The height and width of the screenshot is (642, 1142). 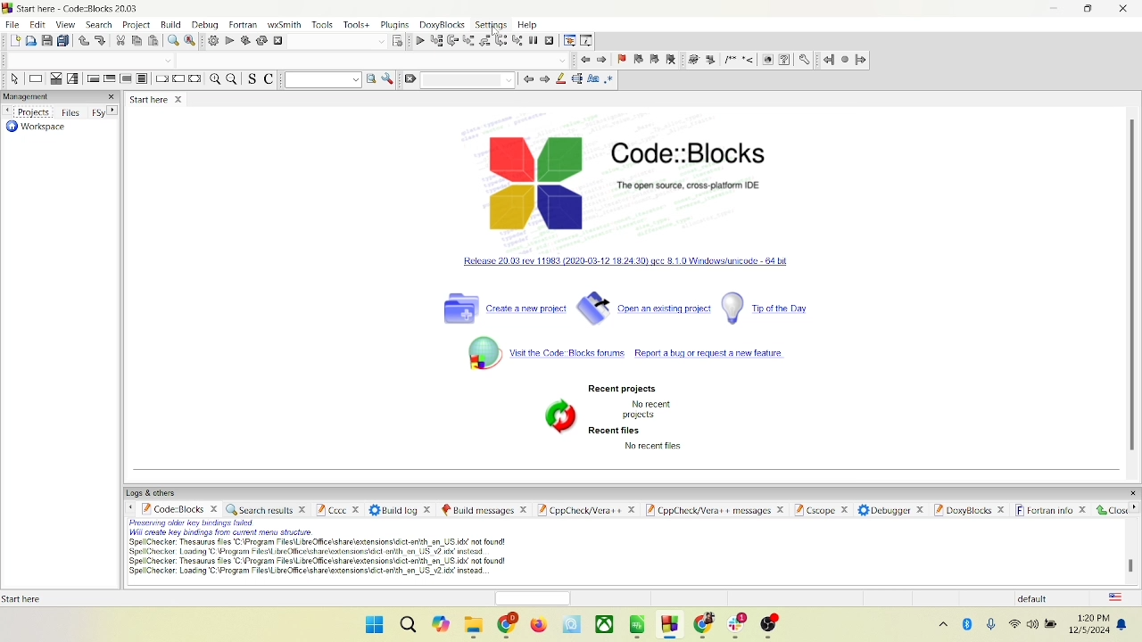 I want to click on selection, so click(x=72, y=78).